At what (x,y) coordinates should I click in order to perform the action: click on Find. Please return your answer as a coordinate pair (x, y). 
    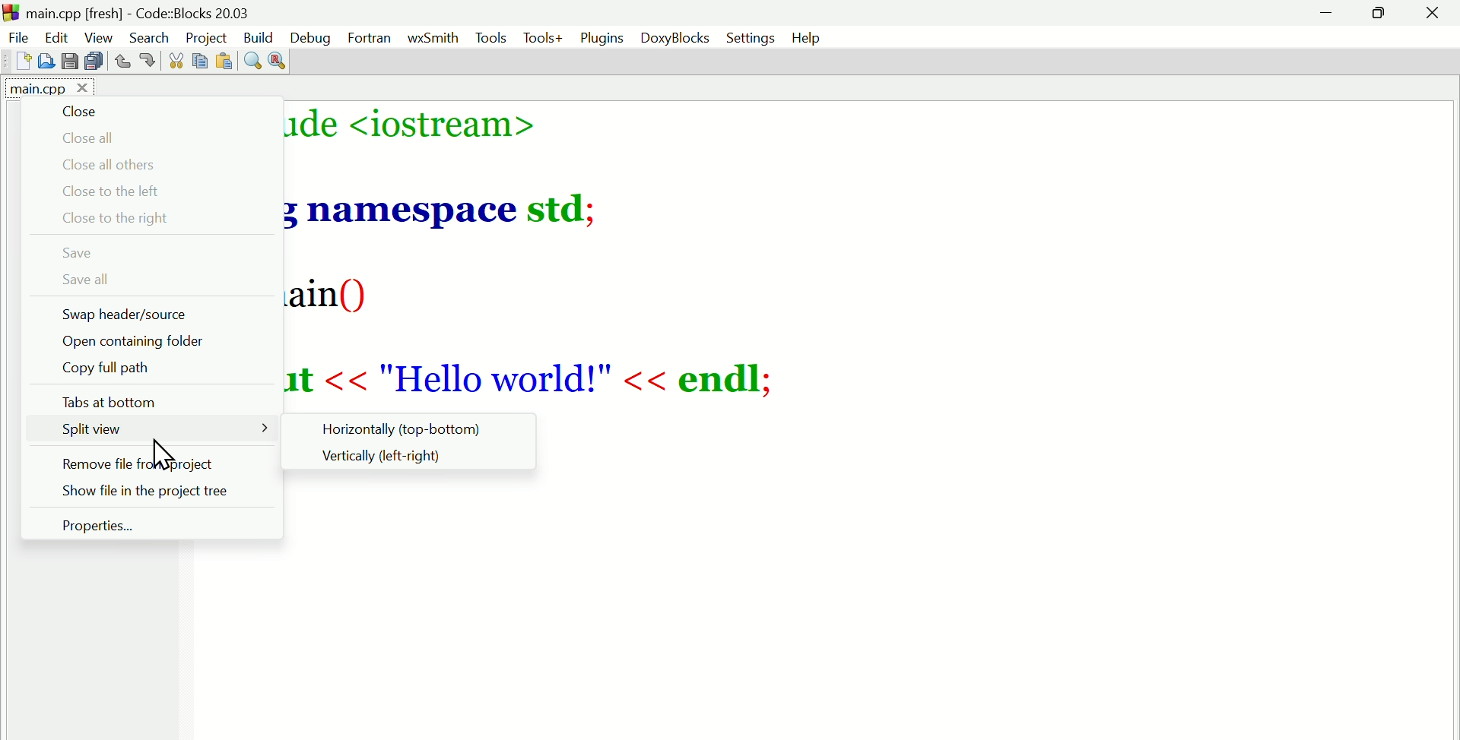
    Looking at the image, I should click on (252, 59).